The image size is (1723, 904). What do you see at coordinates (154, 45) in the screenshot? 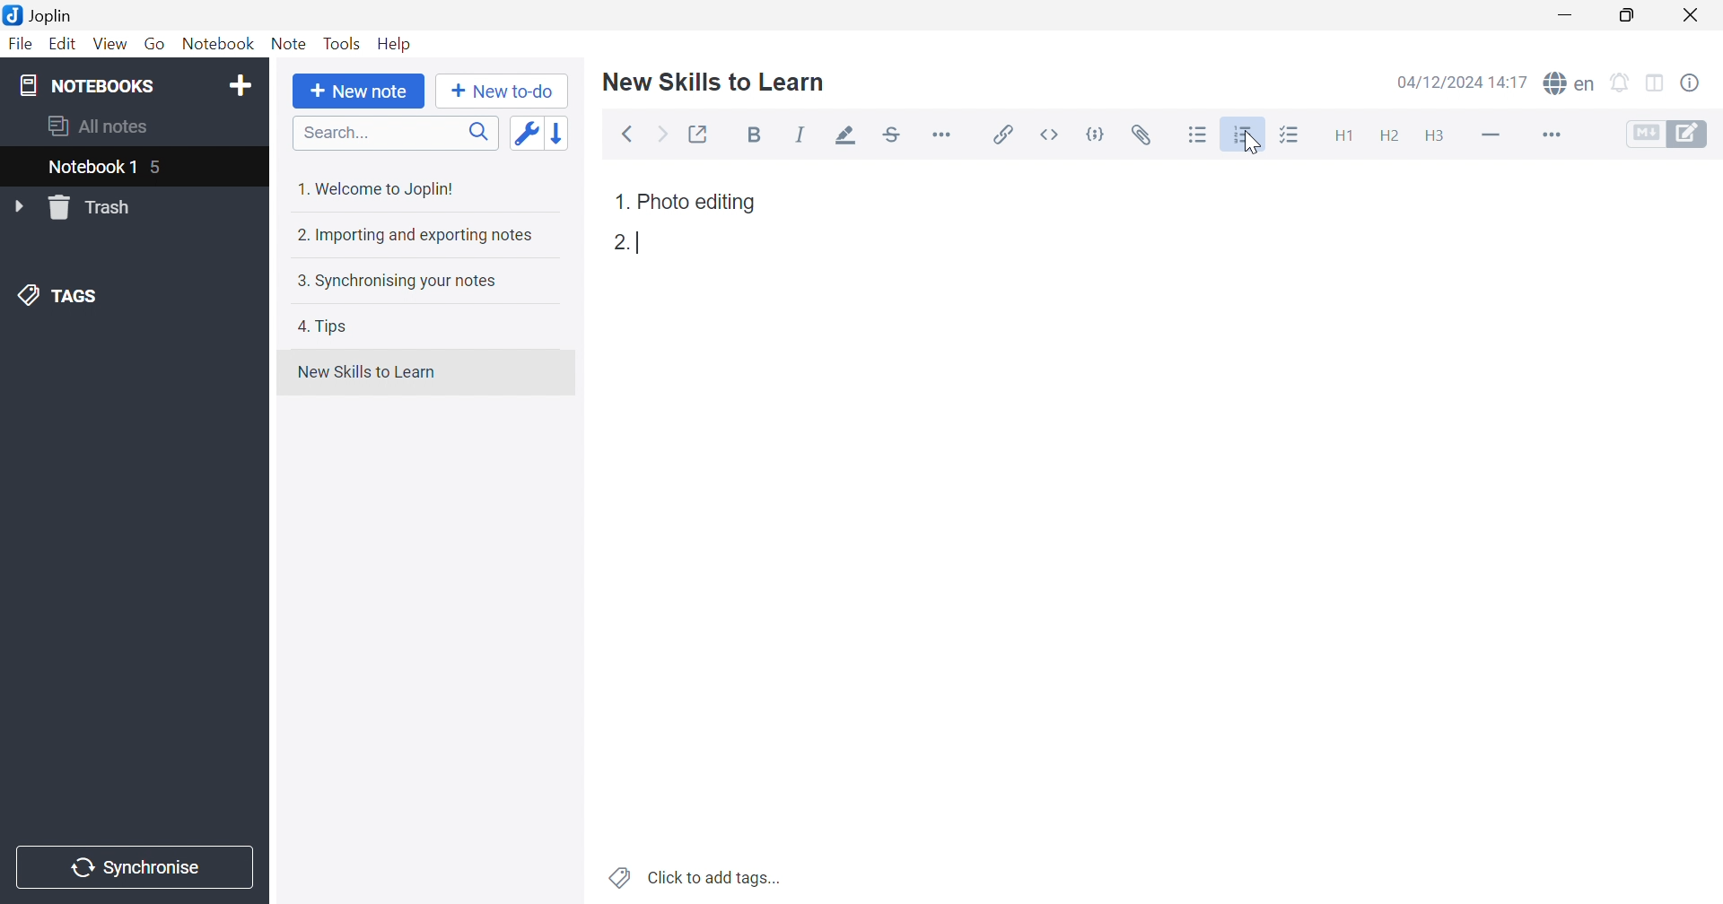
I see `Go` at bounding box center [154, 45].